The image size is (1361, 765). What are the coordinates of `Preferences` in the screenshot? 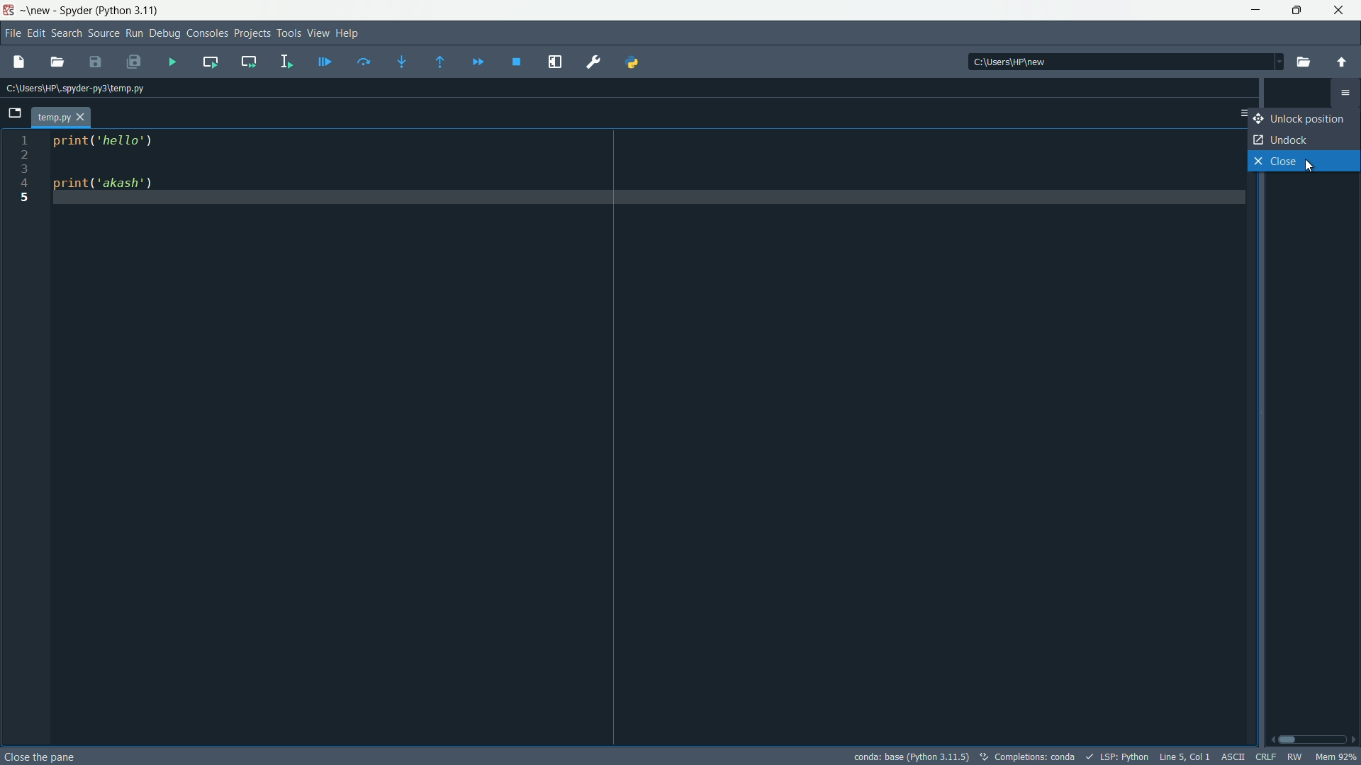 It's located at (591, 64).